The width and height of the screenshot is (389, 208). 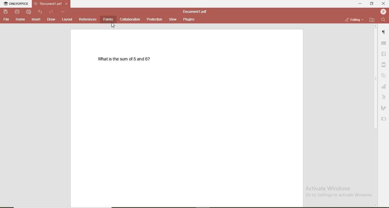 I want to click on edit text, so click(x=384, y=119).